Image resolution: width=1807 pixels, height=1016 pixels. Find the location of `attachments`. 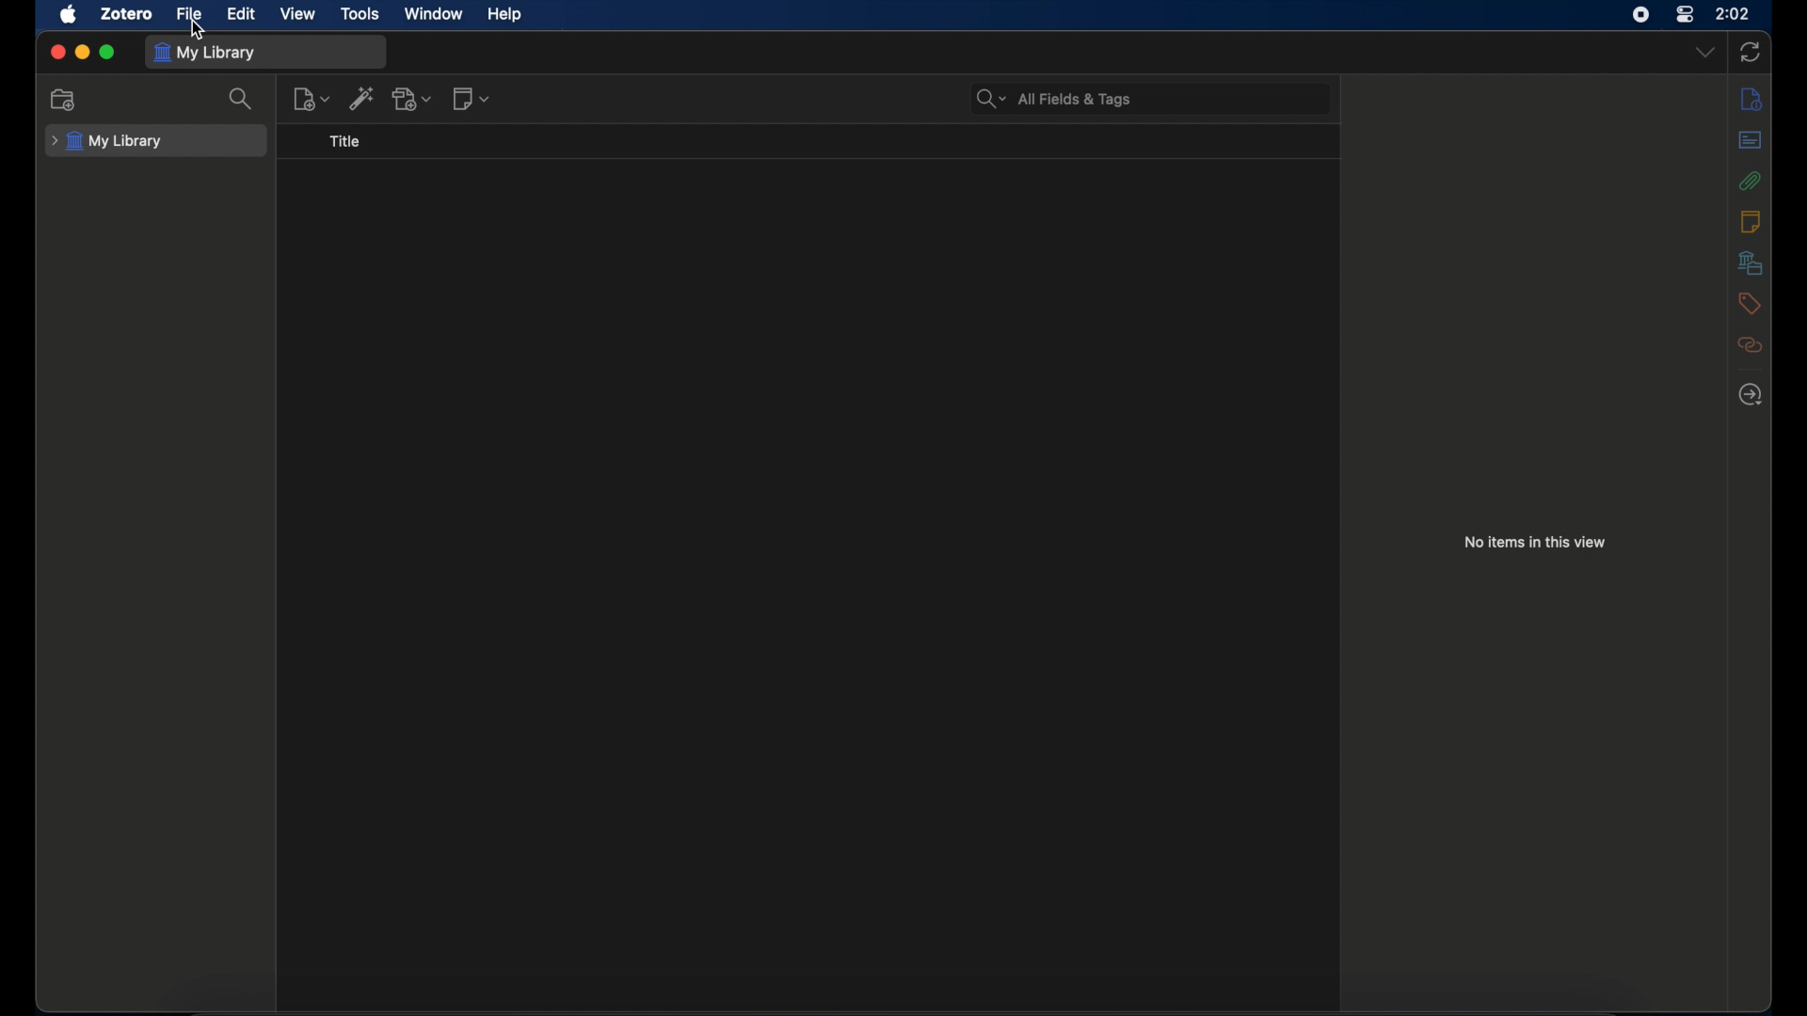

attachments is located at coordinates (1750, 181).